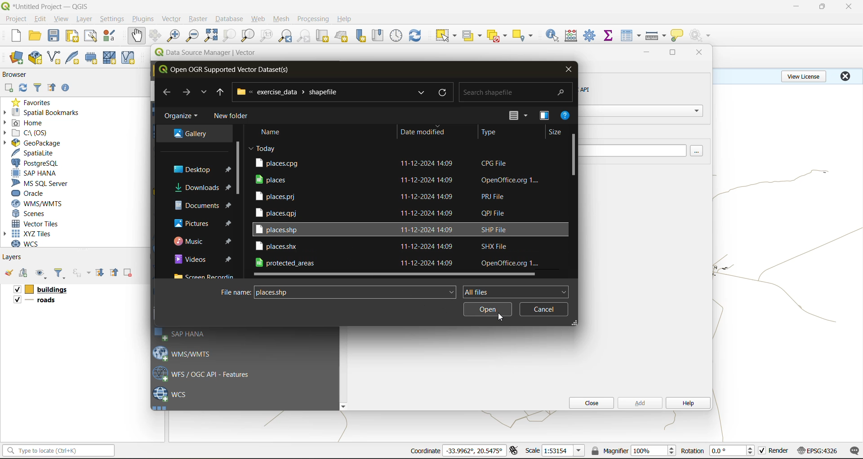 The width and height of the screenshot is (863, 459). Describe the element at coordinates (199, 18) in the screenshot. I see `raster` at that location.